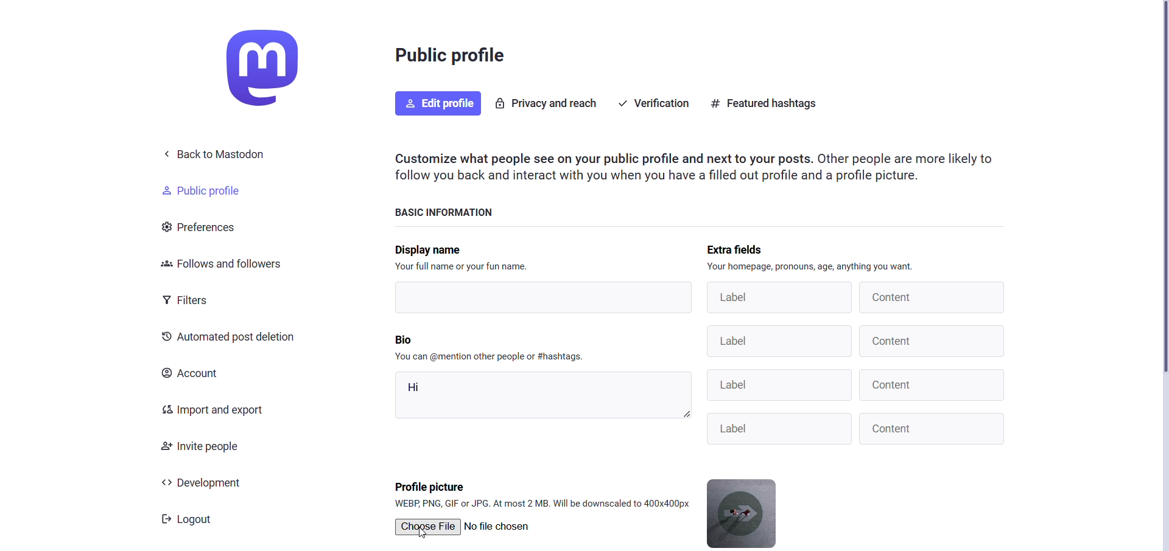  Describe the element at coordinates (933, 384) in the screenshot. I see `Content` at that location.